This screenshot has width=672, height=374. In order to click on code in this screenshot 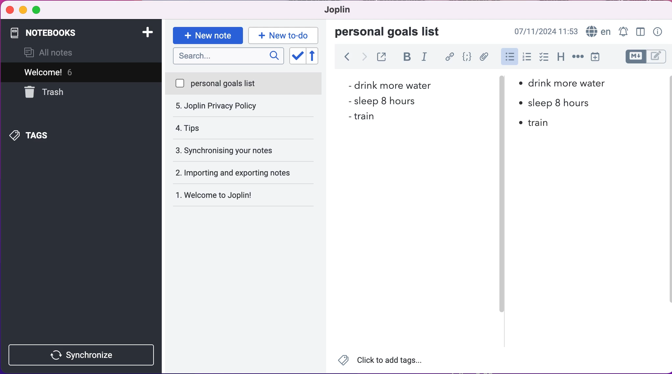, I will do `click(466, 57)`.